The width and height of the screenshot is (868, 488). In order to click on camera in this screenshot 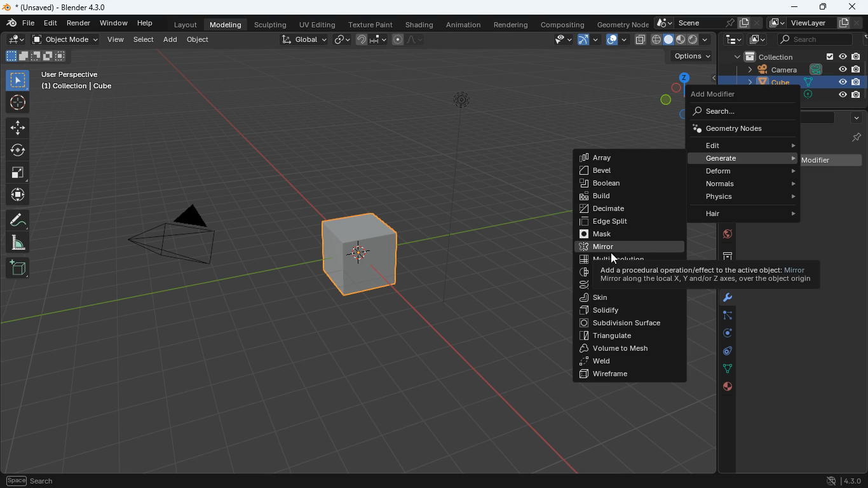, I will do `click(763, 69)`.